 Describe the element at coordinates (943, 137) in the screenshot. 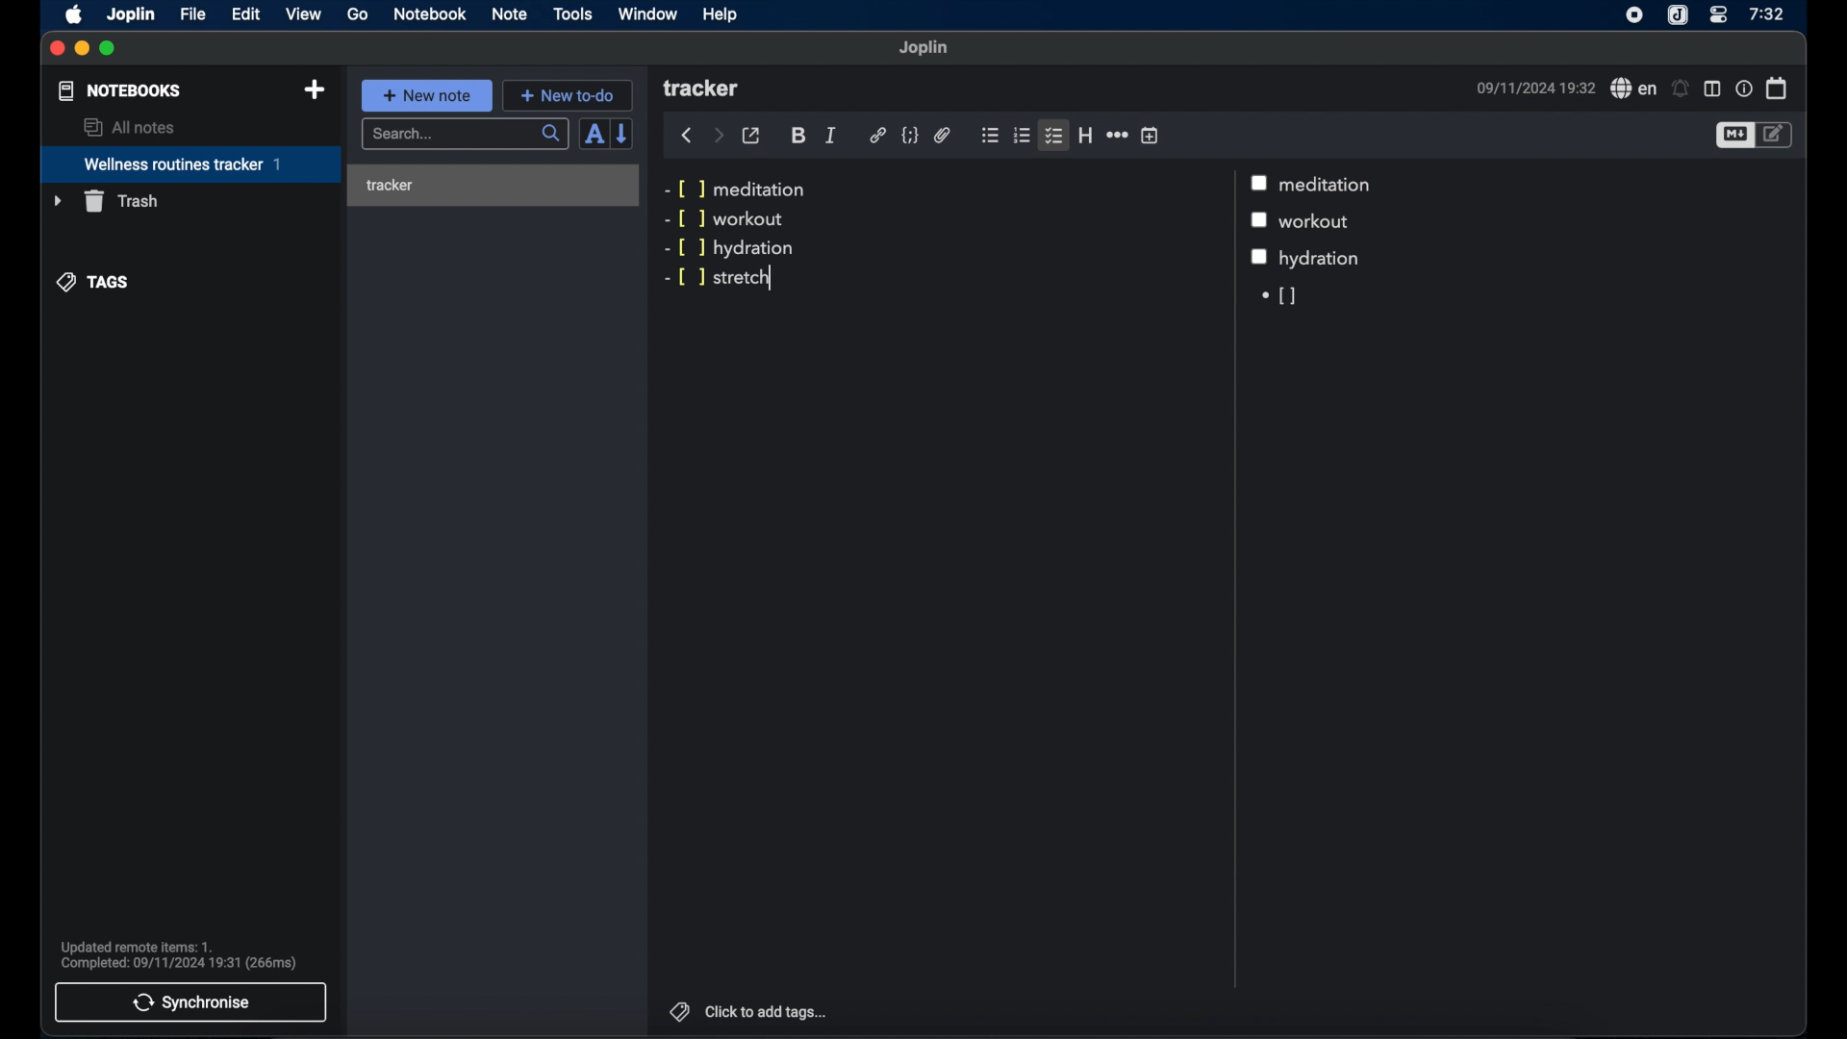

I see `attach file` at that location.